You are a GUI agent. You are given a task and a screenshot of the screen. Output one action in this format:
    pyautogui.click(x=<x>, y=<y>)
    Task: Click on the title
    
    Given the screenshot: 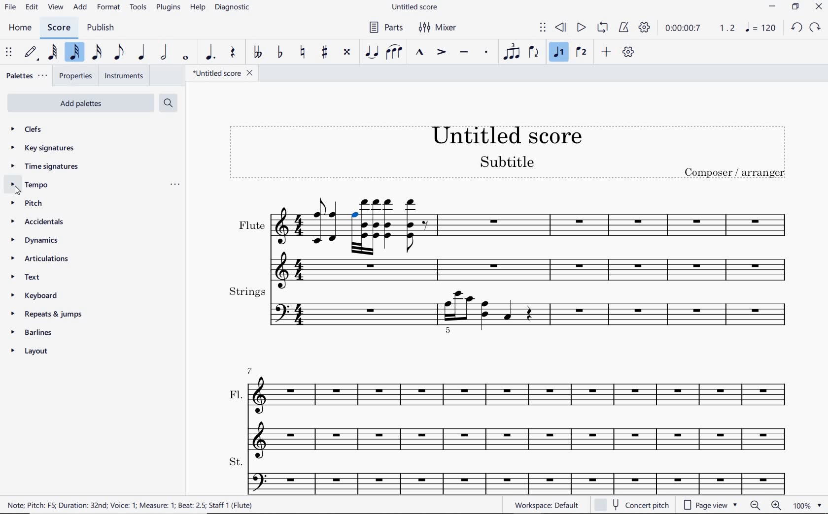 What is the action you would take?
    pyautogui.click(x=511, y=151)
    